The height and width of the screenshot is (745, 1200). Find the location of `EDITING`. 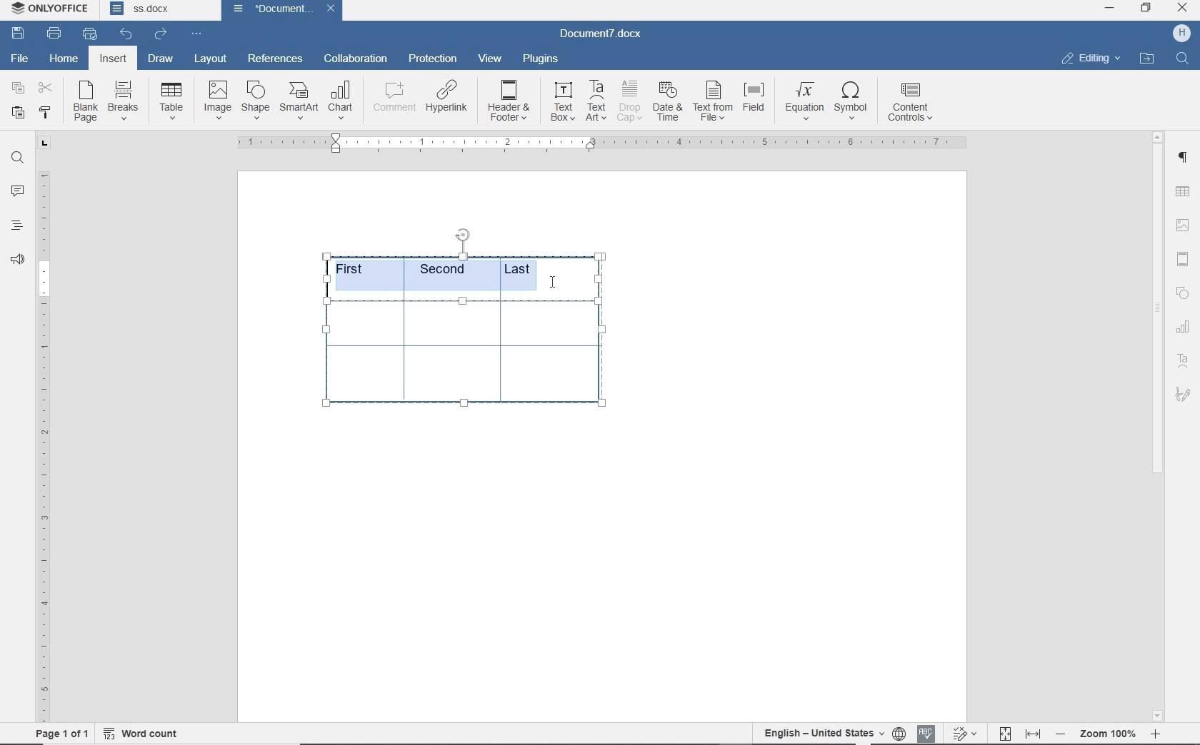

EDITING is located at coordinates (1089, 58).